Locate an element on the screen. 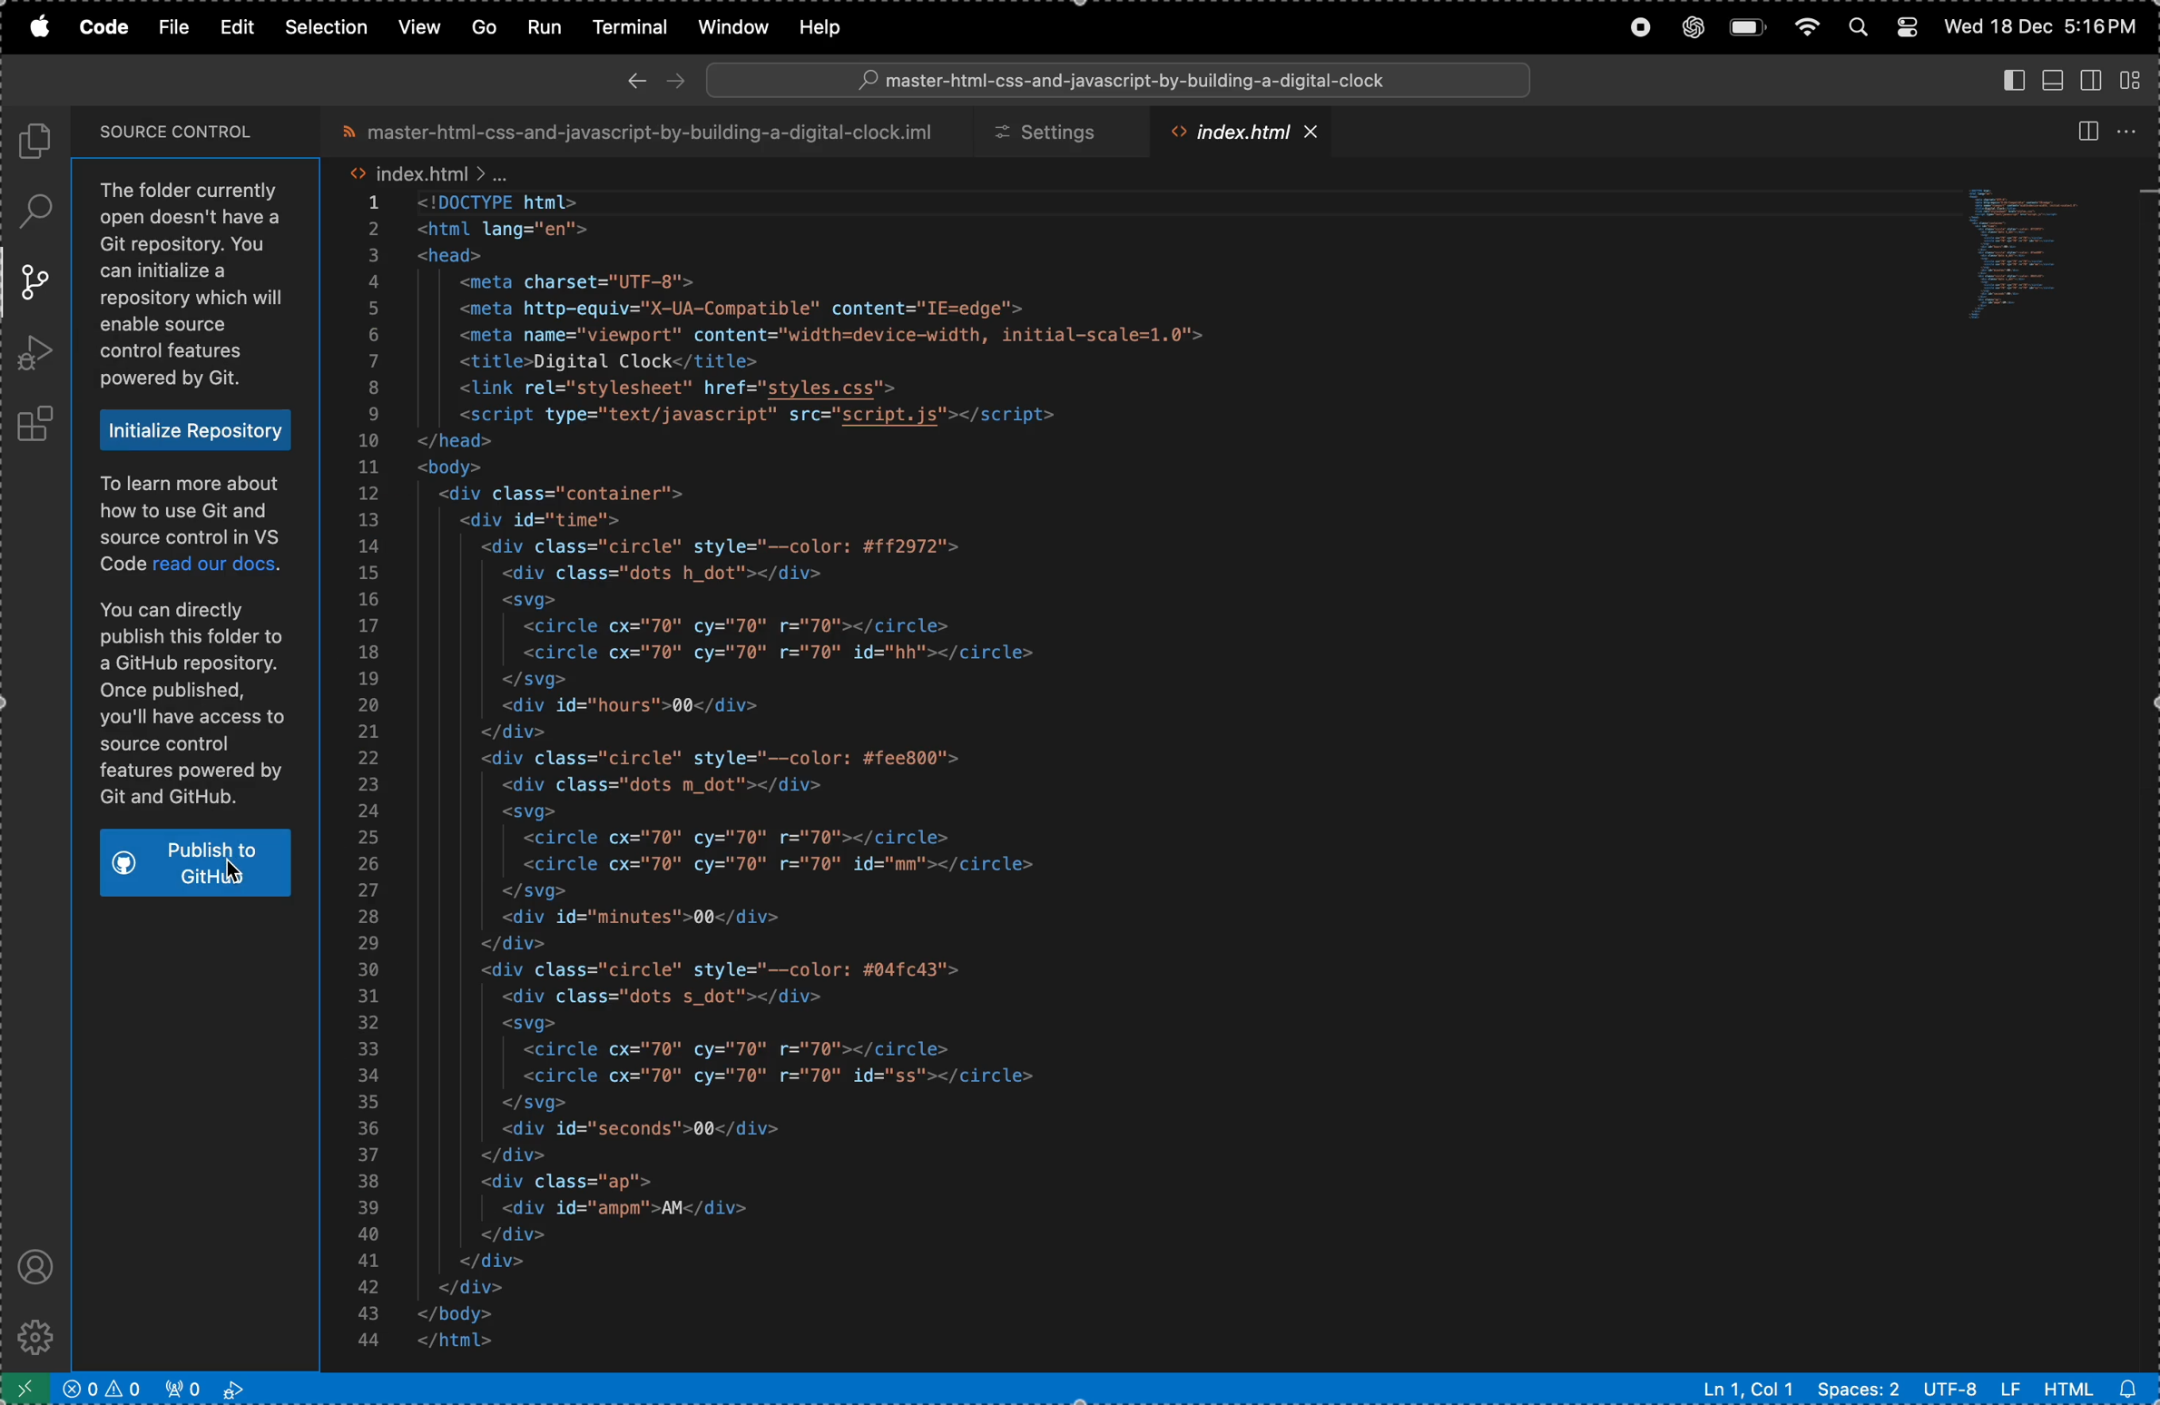  </div> is located at coordinates (523, 1234).